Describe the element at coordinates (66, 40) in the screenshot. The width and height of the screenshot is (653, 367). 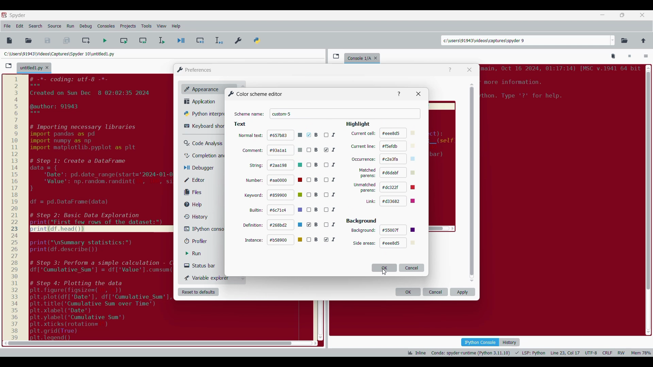
I see `Save all files` at that location.